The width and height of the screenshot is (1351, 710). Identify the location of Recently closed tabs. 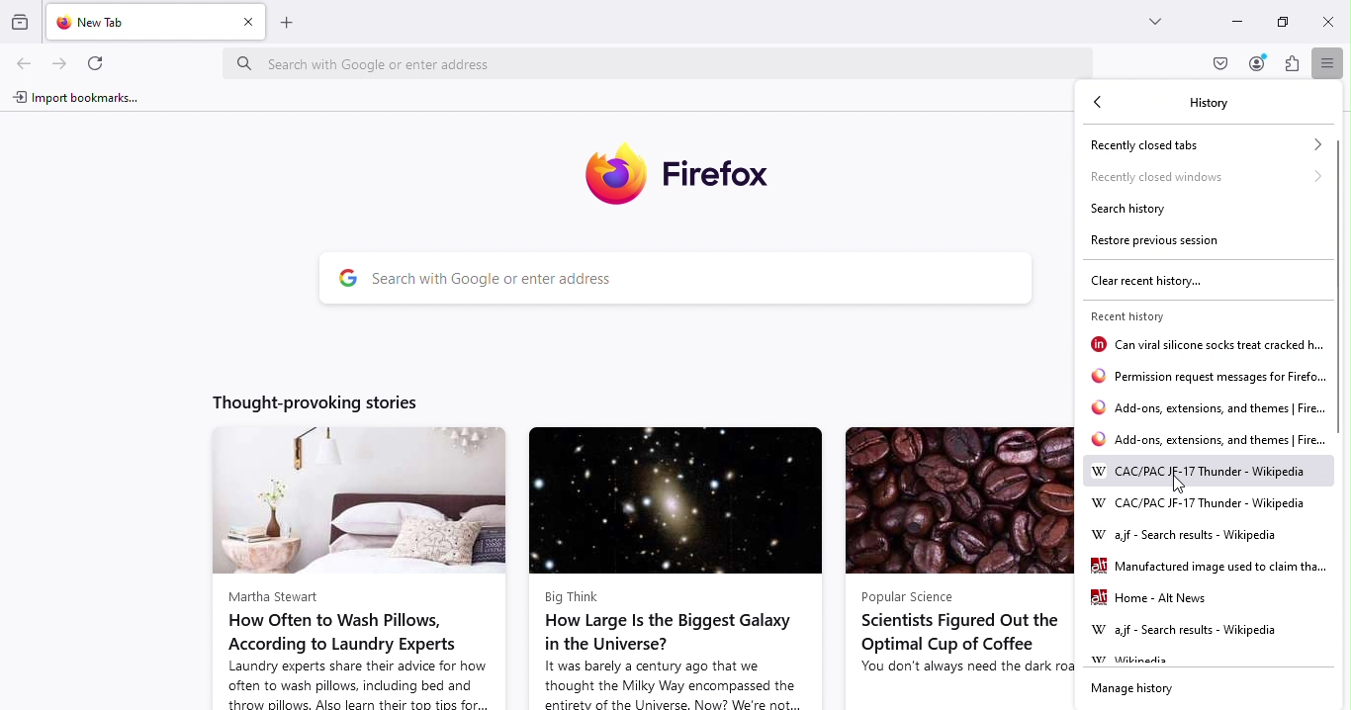
(1200, 144).